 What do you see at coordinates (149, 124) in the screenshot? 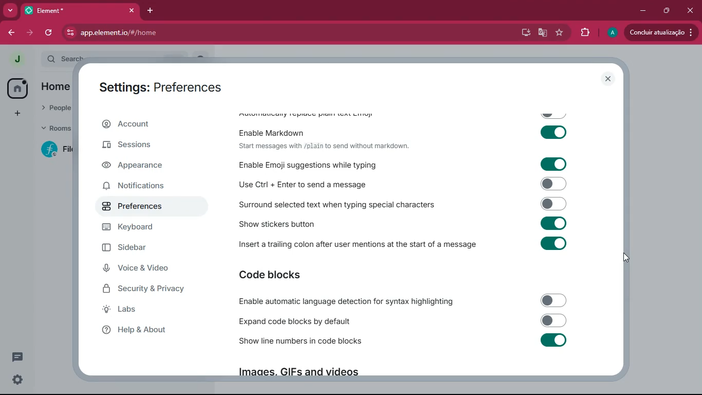
I see `account` at bounding box center [149, 124].